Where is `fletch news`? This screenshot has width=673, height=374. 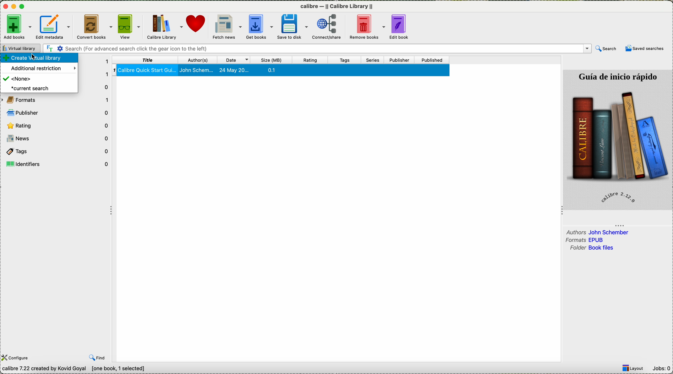 fletch news is located at coordinates (227, 27).